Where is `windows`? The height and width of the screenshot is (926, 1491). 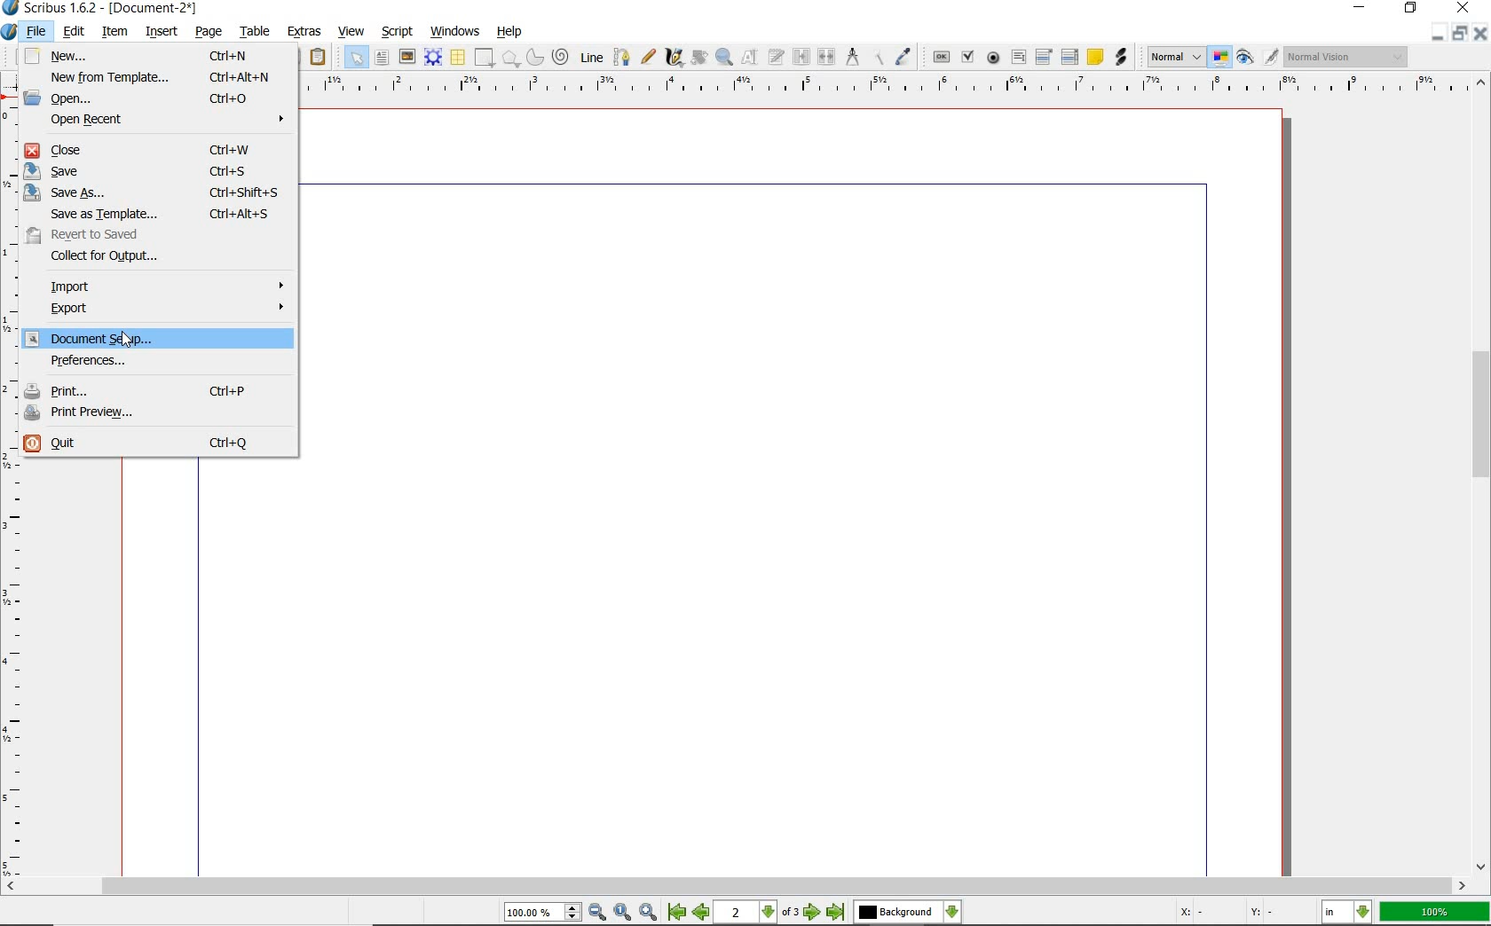
windows is located at coordinates (455, 30).